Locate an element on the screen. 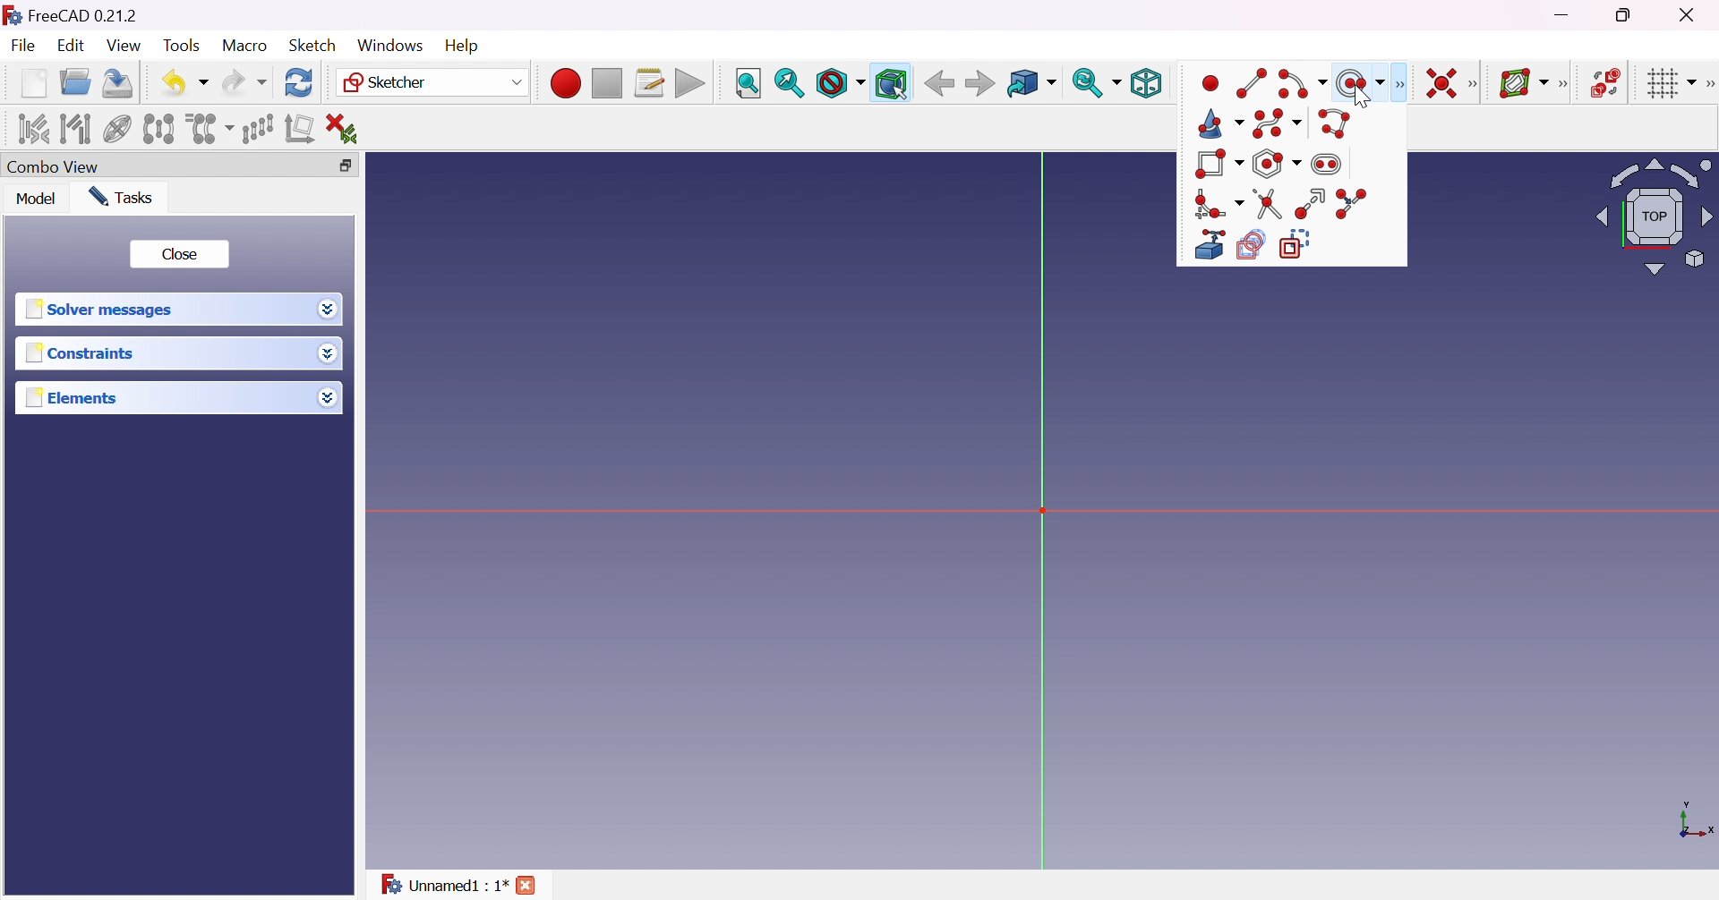 This screenshot has height=900, width=1719. Sketch is located at coordinates (312, 45).